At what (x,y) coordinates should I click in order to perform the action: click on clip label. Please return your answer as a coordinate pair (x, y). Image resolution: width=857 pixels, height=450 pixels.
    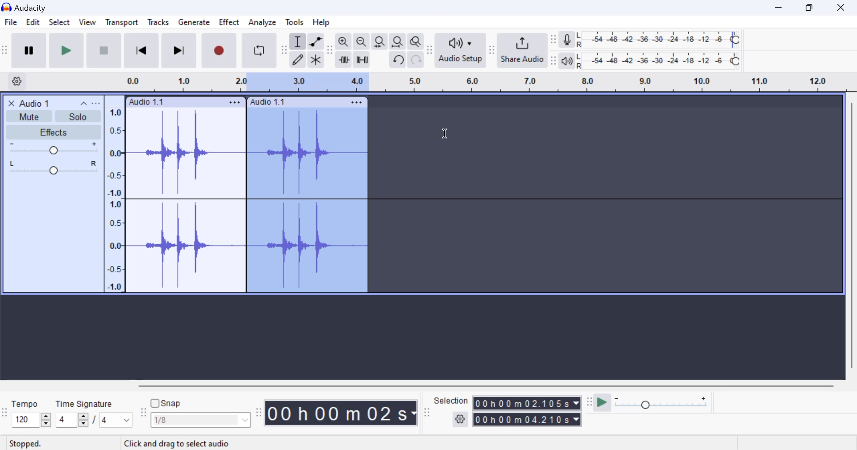
    Looking at the image, I should click on (267, 102).